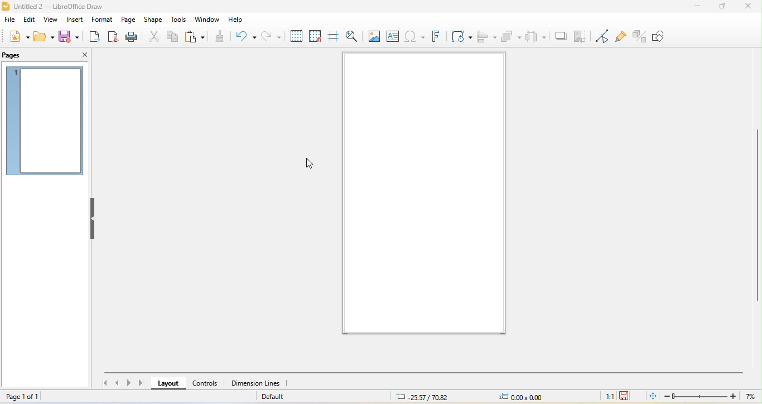 The height and width of the screenshot is (404, 762). What do you see at coordinates (220, 36) in the screenshot?
I see `clone formatting` at bounding box center [220, 36].